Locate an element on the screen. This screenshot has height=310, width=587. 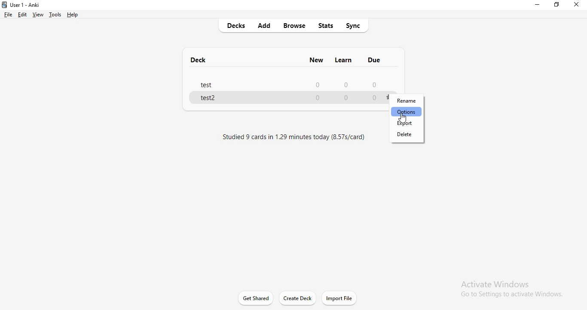
 is located at coordinates (326, 26).